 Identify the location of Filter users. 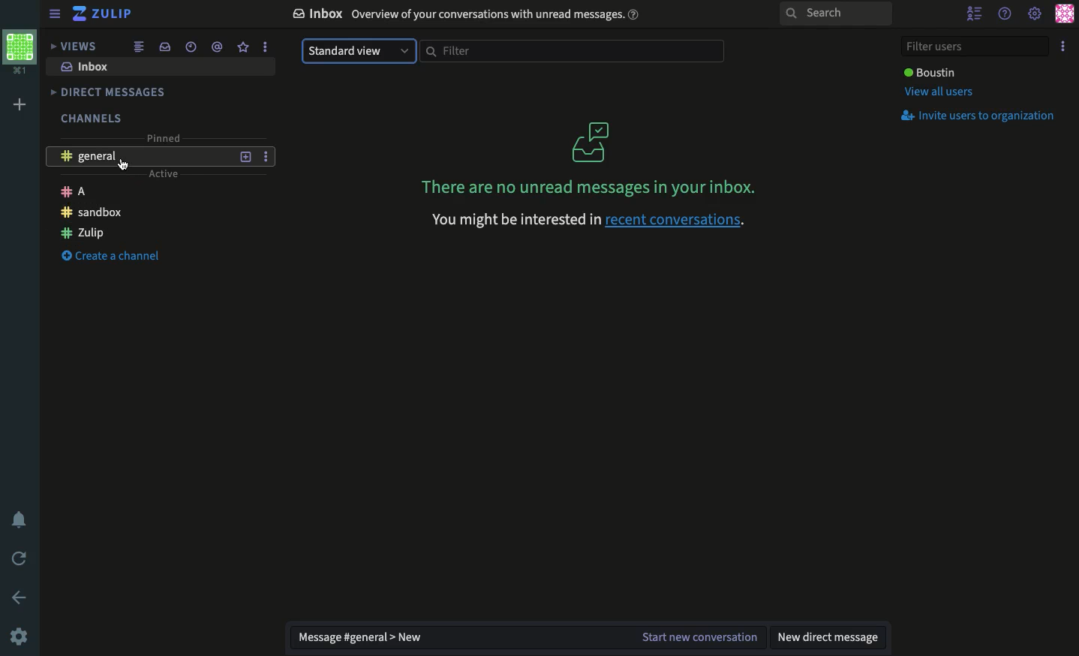
(975, 45).